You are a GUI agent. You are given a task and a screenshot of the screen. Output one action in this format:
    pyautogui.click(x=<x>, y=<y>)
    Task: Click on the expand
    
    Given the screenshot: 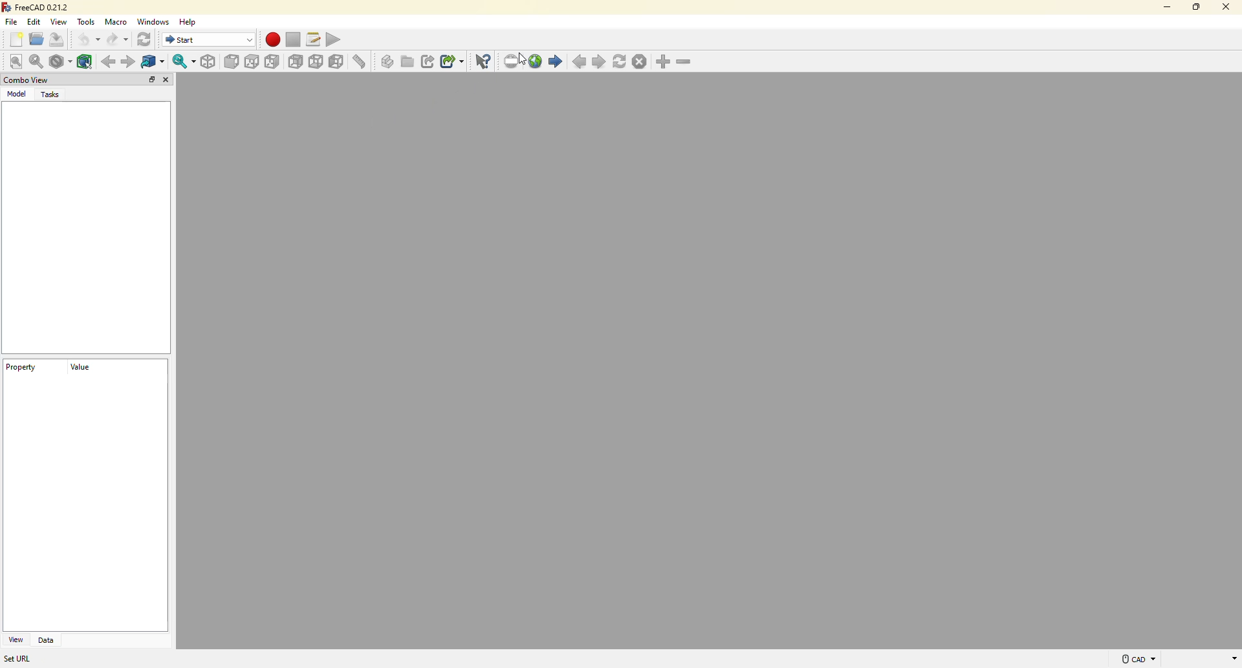 What is the action you would take?
    pyautogui.click(x=152, y=80)
    